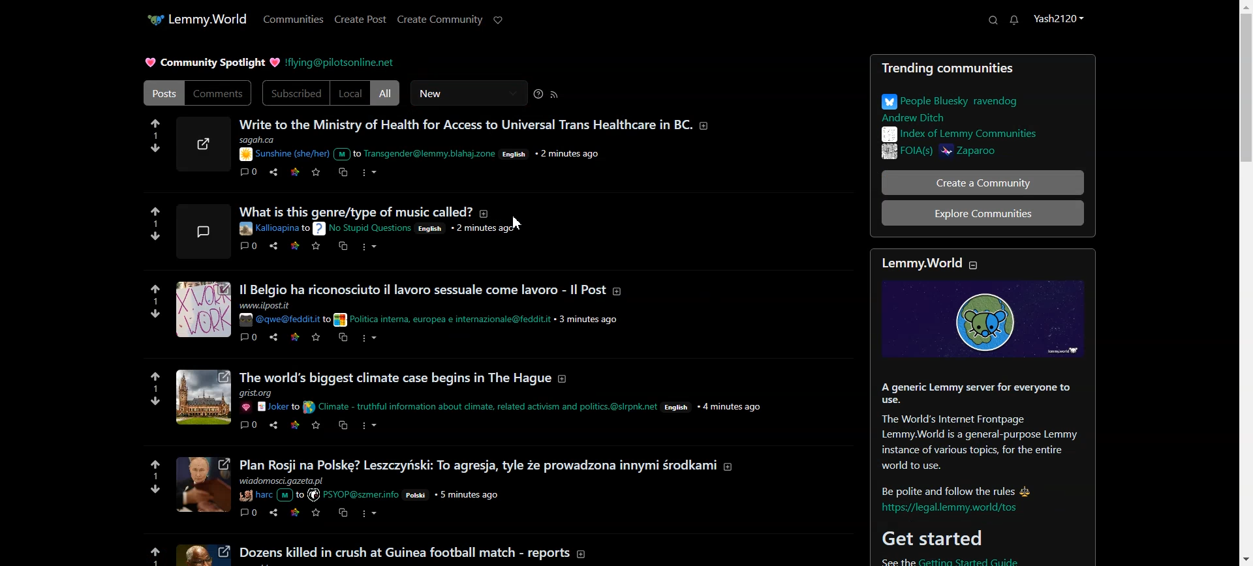  I want to click on 3, so click(152, 224).